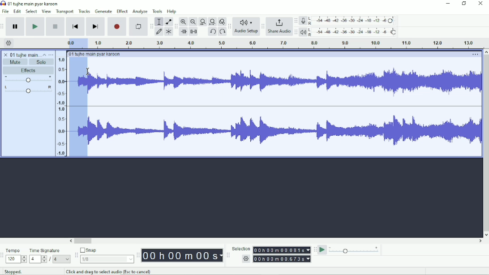 The image size is (489, 275). I want to click on Audio Waves, so click(285, 131).